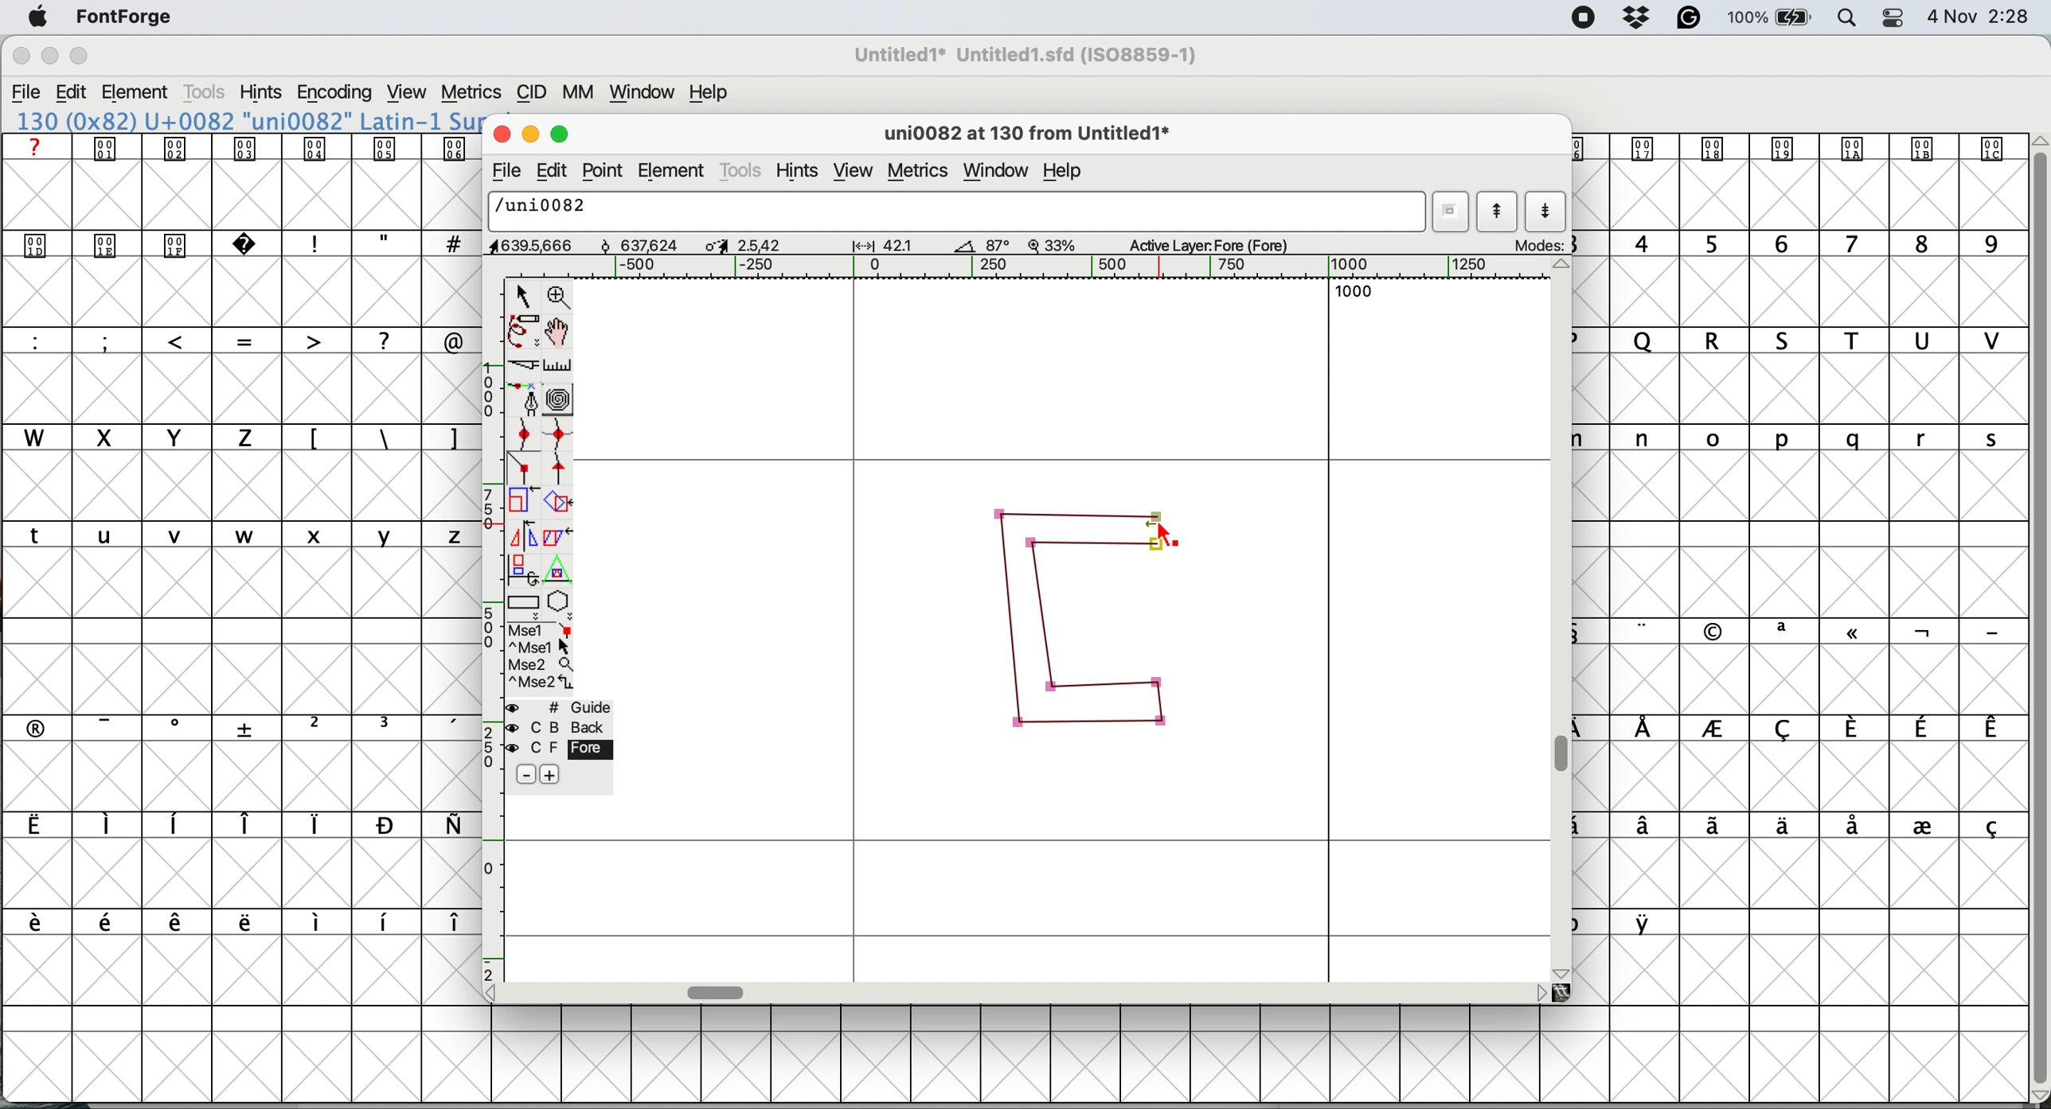 The height and width of the screenshot is (1109, 2051). I want to click on glyph name, so click(1024, 135).